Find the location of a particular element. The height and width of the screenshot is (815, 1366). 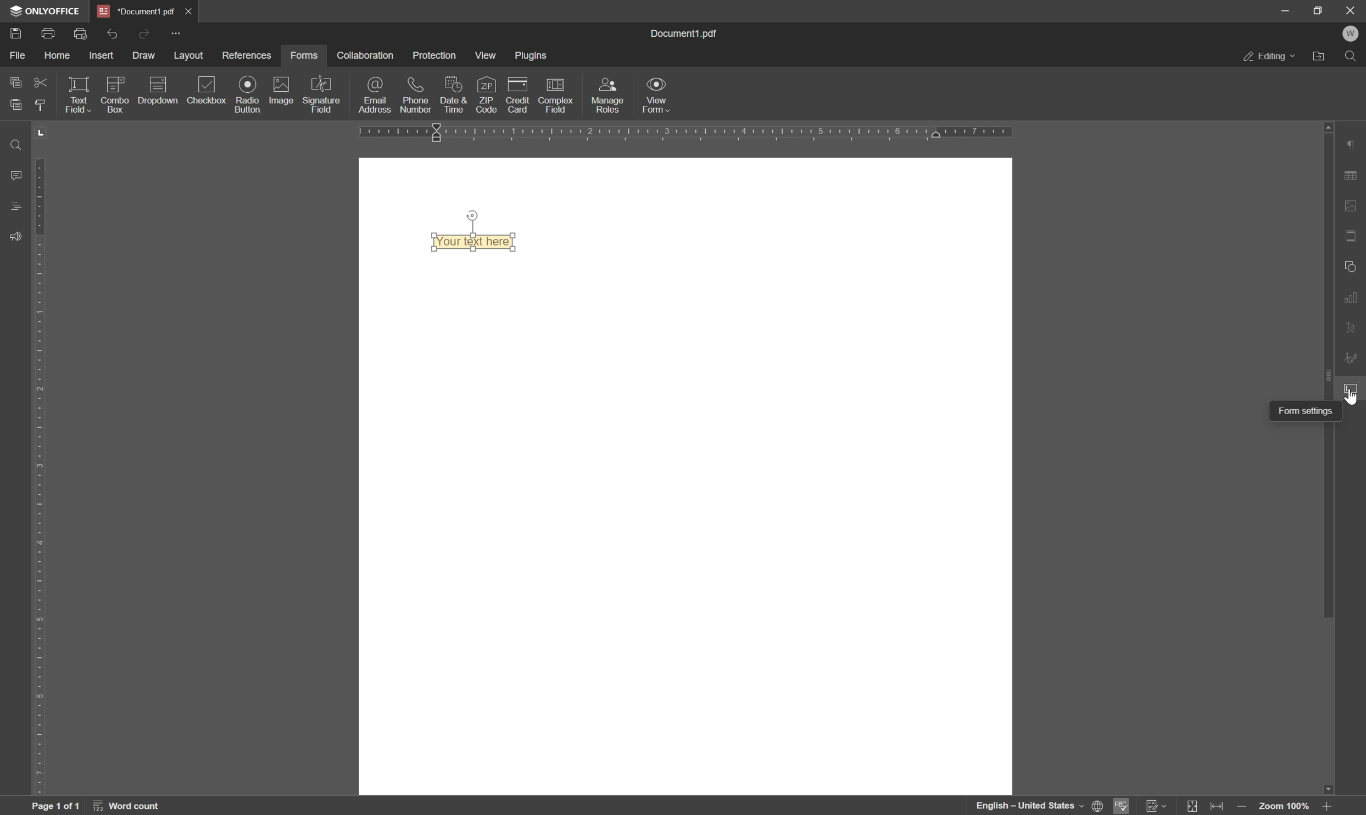

document1.pdf is located at coordinates (678, 32).